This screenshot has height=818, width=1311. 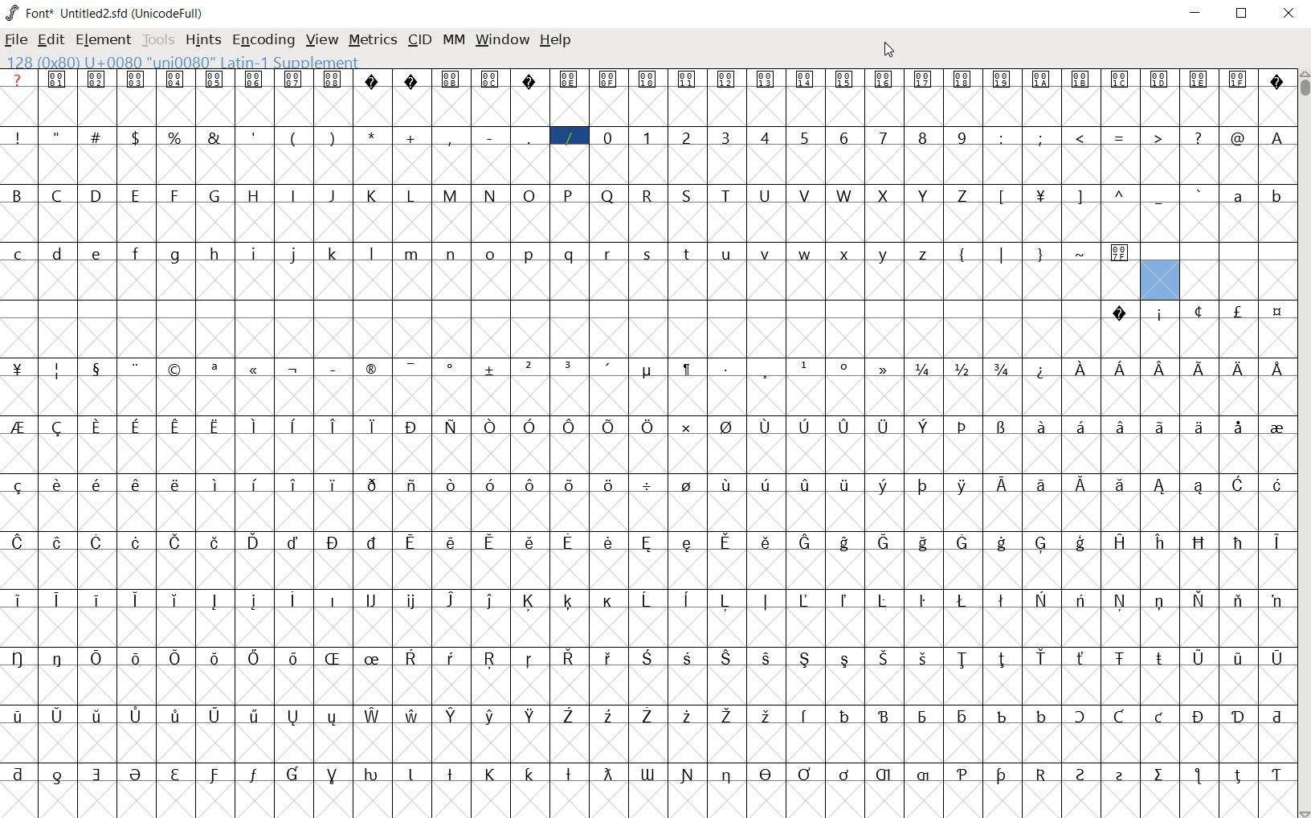 What do you see at coordinates (411, 138) in the screenshot?
I see `glyph` at bounding box center [411, 138].